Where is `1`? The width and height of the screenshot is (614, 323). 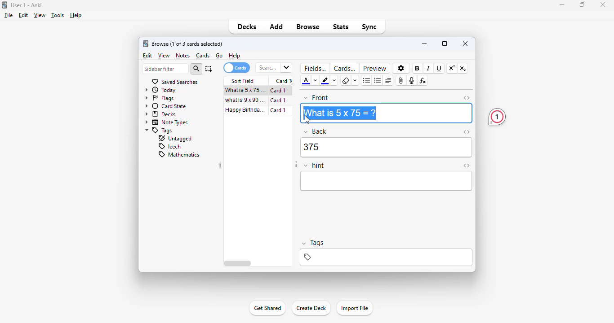 1 is located at coordinates (497, 117).